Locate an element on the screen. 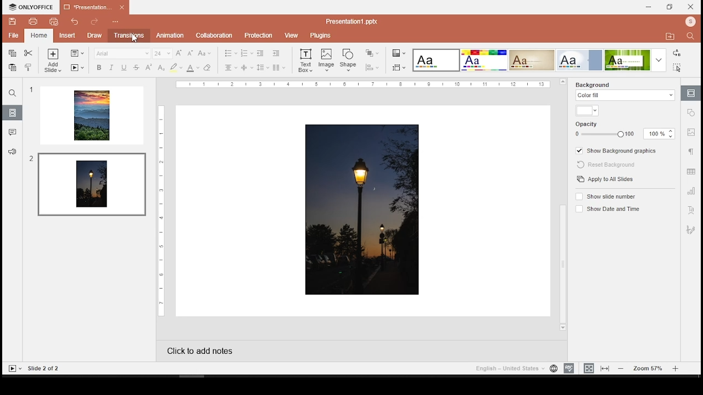 The width and height of the screenshot is (703, 395). click to add notes is located at coordinates (211, 351).